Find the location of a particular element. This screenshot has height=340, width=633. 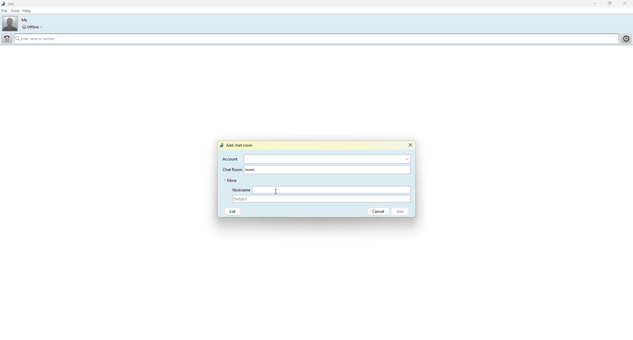

nickname is located at coordinates (240, 190).